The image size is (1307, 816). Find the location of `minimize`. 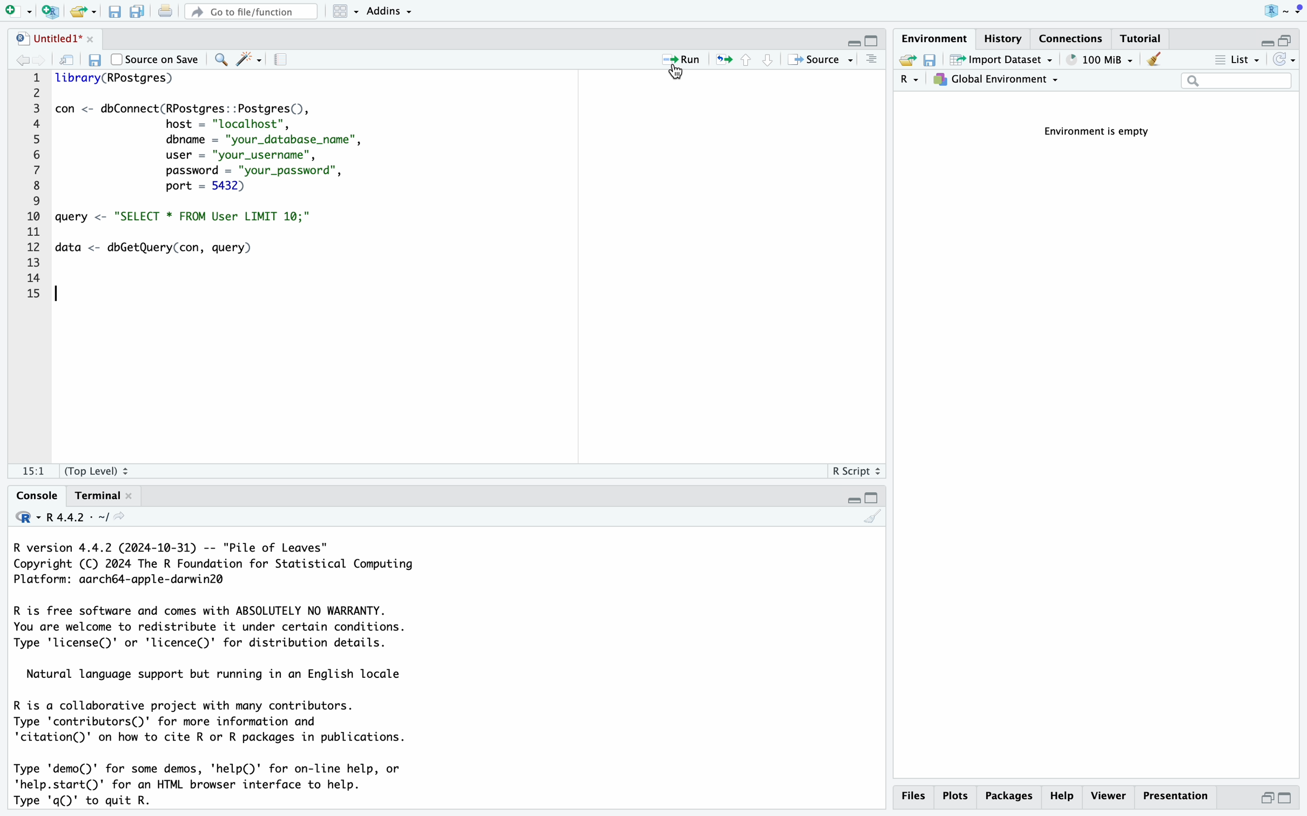

minimize is located at coordinates (1262, 38).